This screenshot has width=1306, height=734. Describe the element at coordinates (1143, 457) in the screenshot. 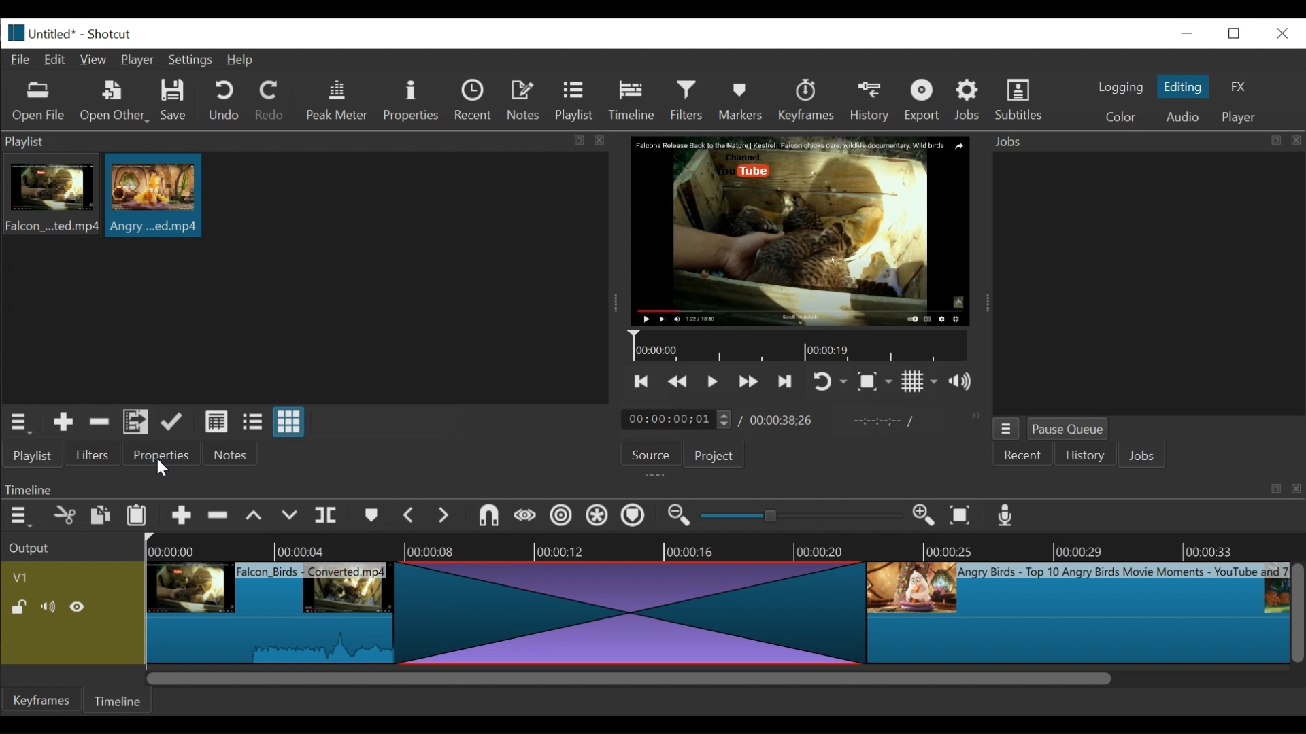

I see `JOBS` at that location.